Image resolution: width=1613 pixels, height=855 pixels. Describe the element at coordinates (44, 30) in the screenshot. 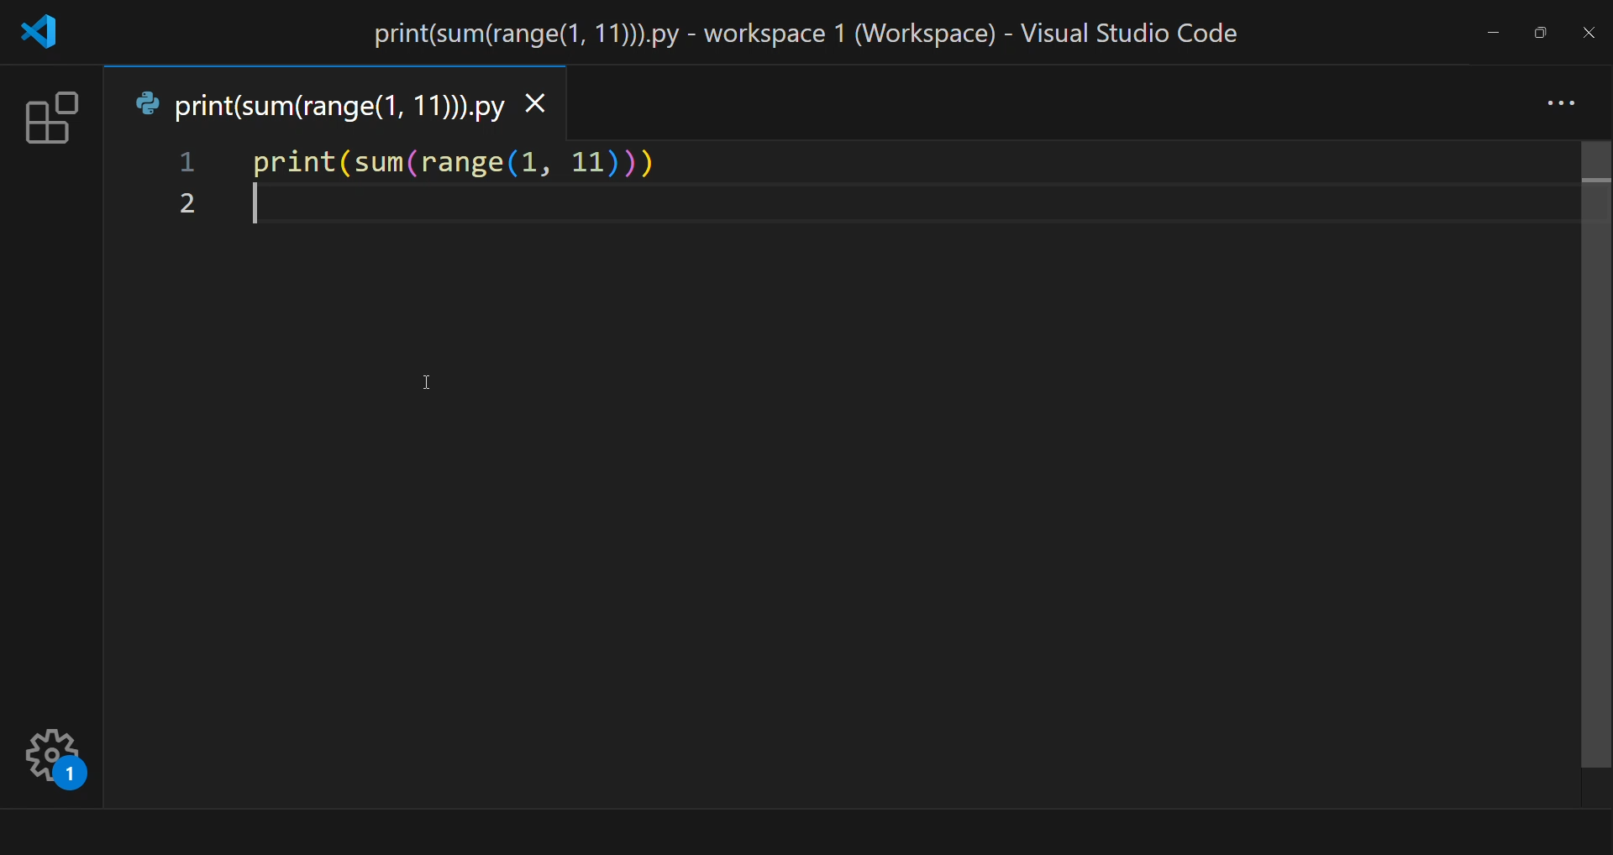

I see `logo` at that location.